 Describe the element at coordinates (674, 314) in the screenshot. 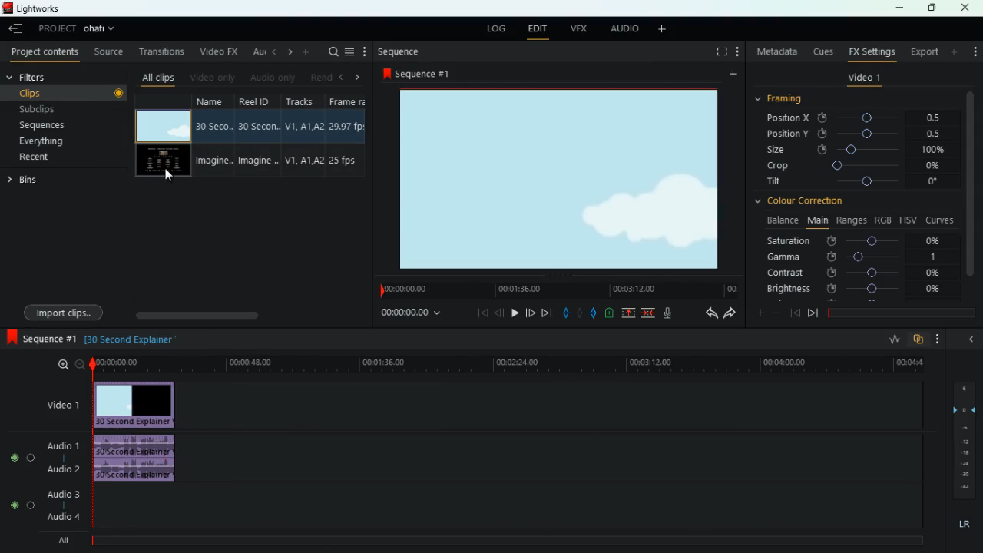

I see `mic` at that location.